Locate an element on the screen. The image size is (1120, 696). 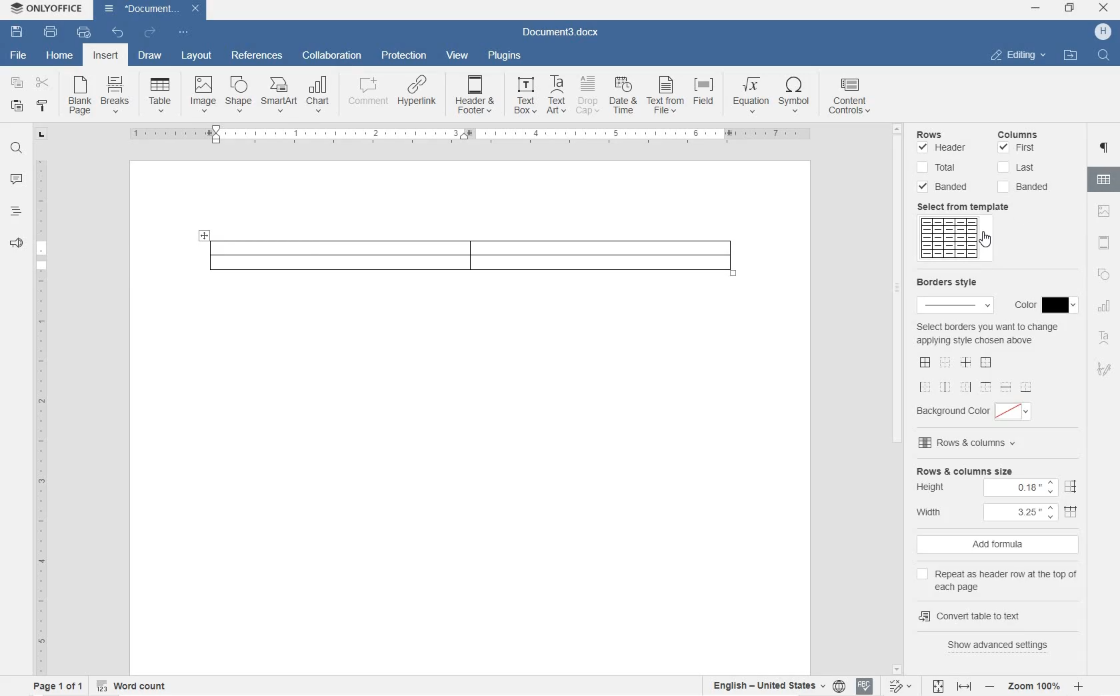
Header is located at coordinates (945, 149).